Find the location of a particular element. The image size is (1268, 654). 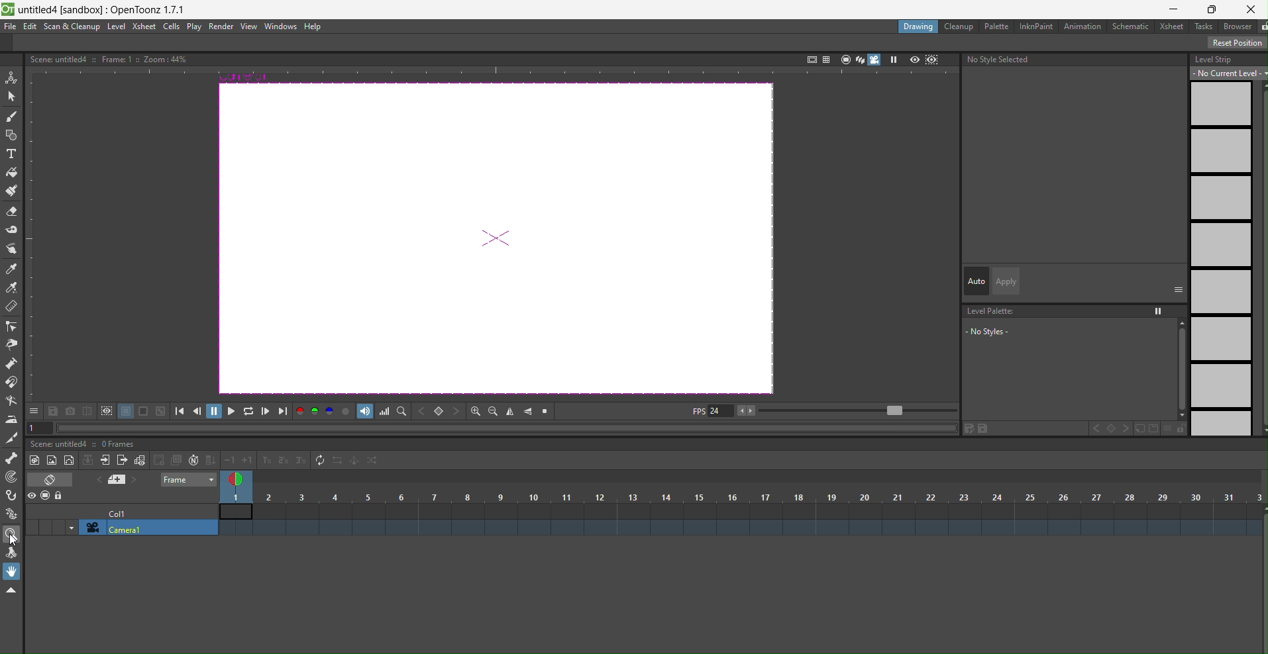

skeleton tool is located at coordinates (13, 459).